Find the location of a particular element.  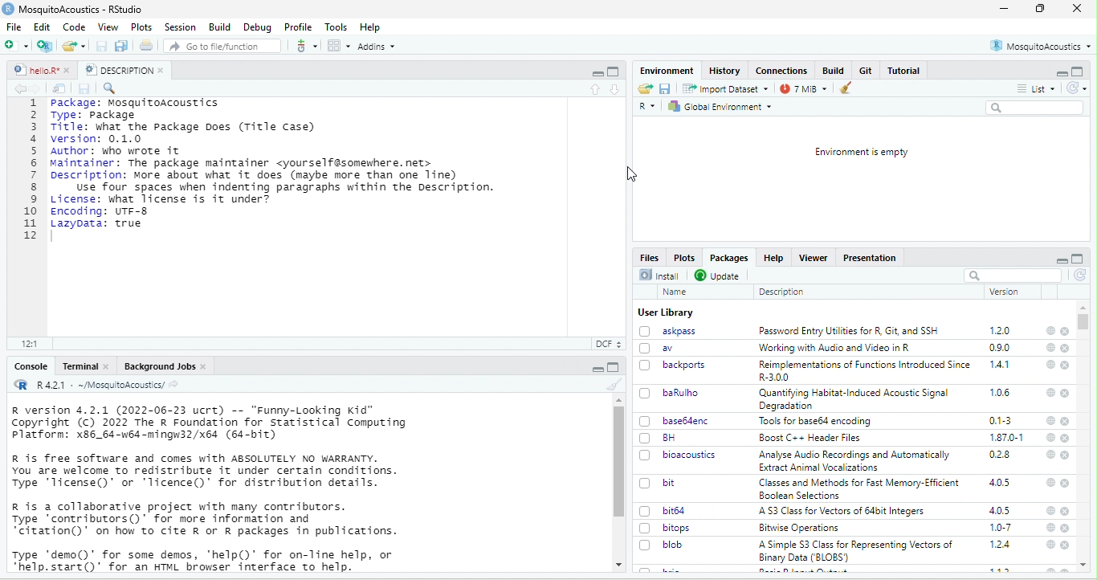

close is located at coordinates (1066, 394).